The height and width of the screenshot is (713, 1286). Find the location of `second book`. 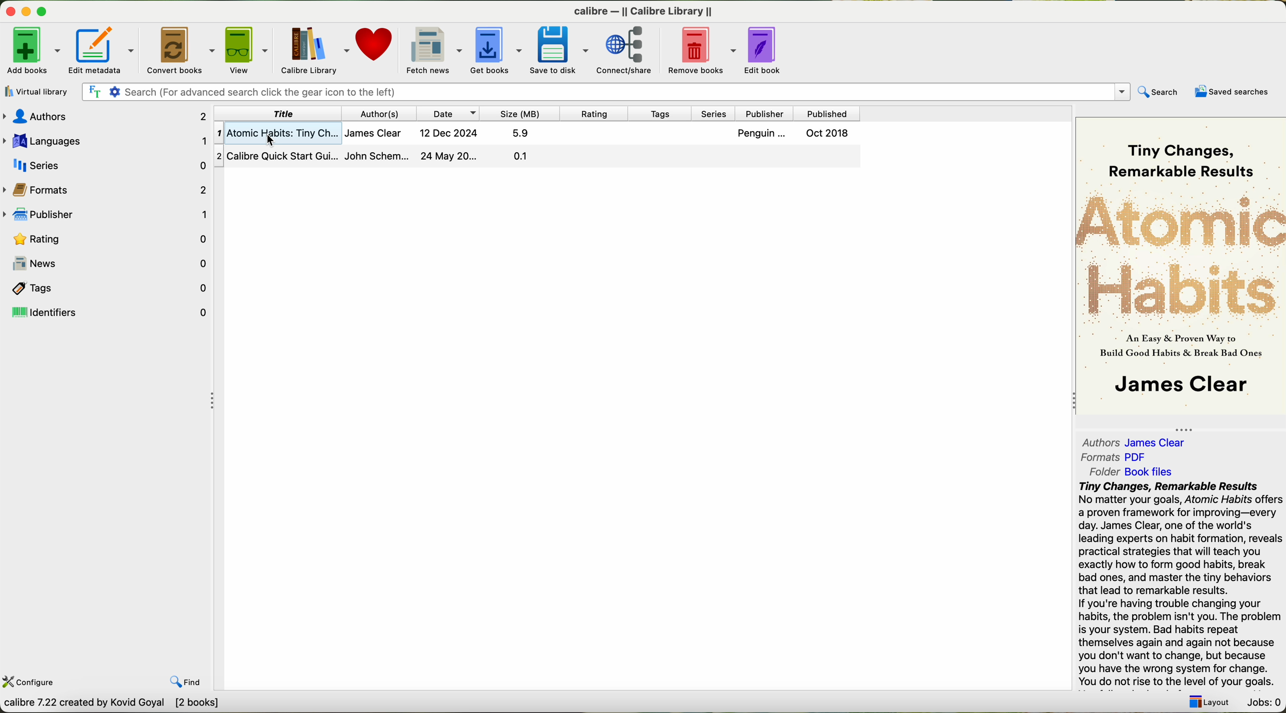

second book is located at coordinates (536, 158).